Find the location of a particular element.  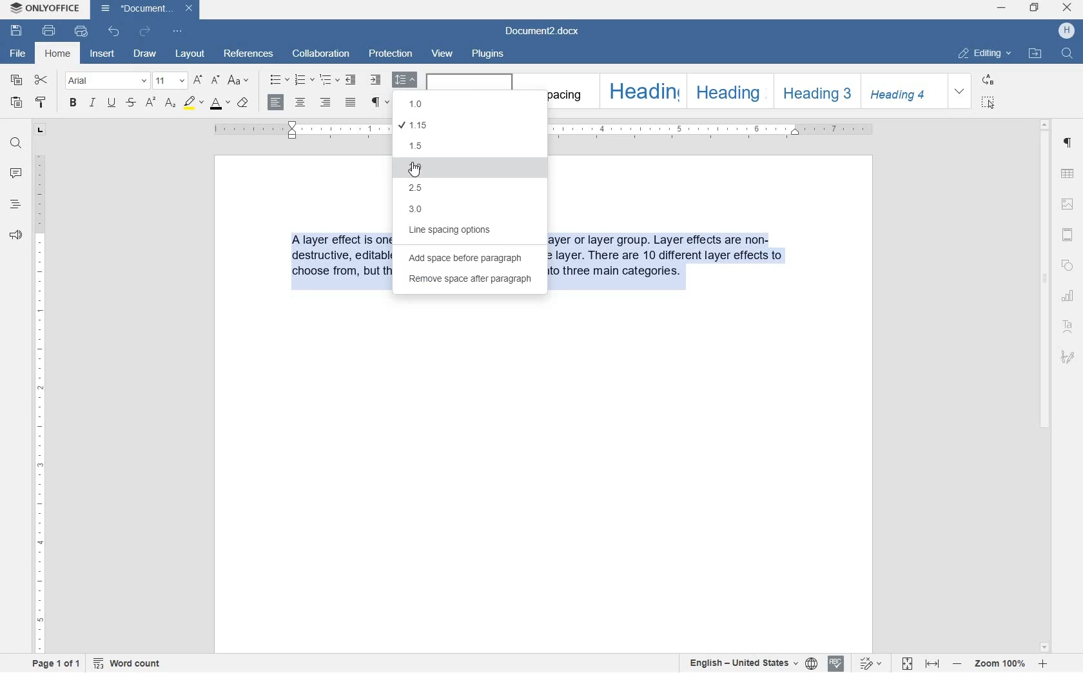

references is located at coordinates (248, 55).